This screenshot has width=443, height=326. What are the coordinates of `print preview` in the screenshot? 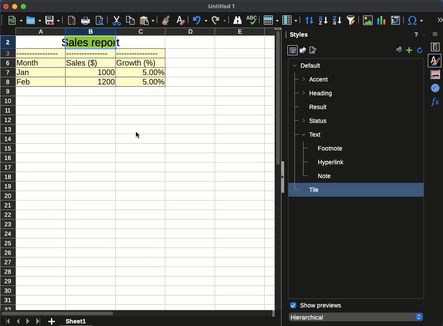 It's located at (100, 20).